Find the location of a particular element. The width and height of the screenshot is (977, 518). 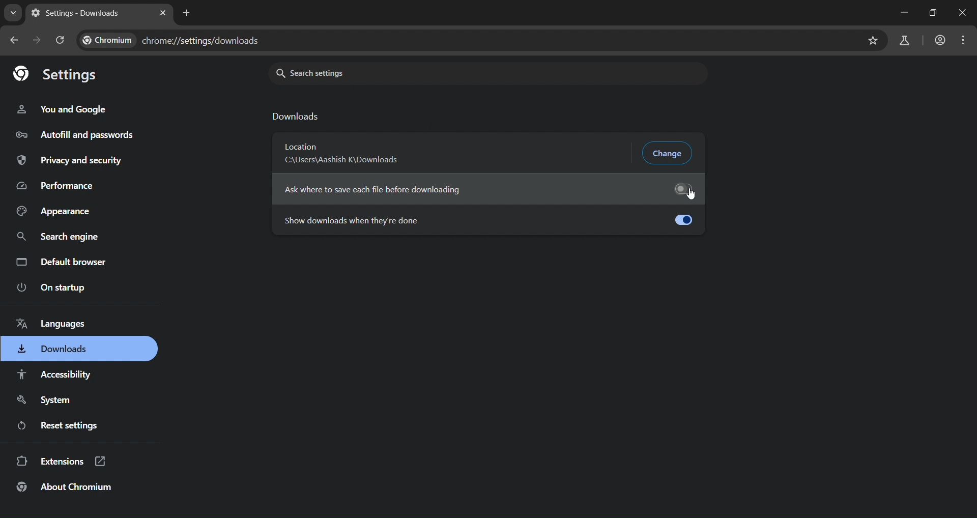

Location(C:\Users\Ashish K\Downloads is located at coordinates (345, 154).